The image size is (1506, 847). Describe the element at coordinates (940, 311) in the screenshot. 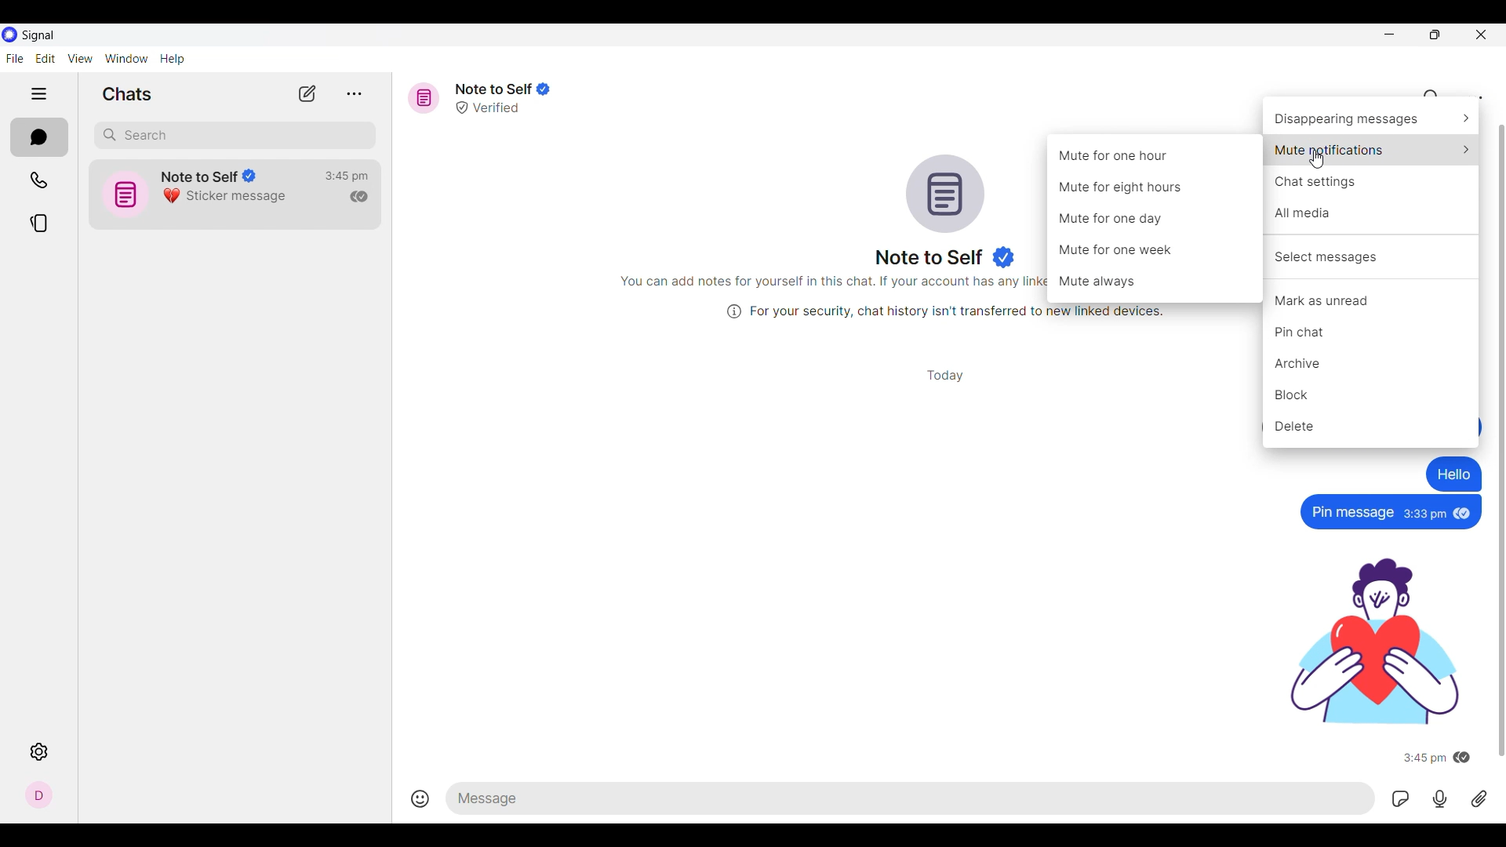

I see `(i) For your security, chat history isn't transferred to new linked devices.` at that location.